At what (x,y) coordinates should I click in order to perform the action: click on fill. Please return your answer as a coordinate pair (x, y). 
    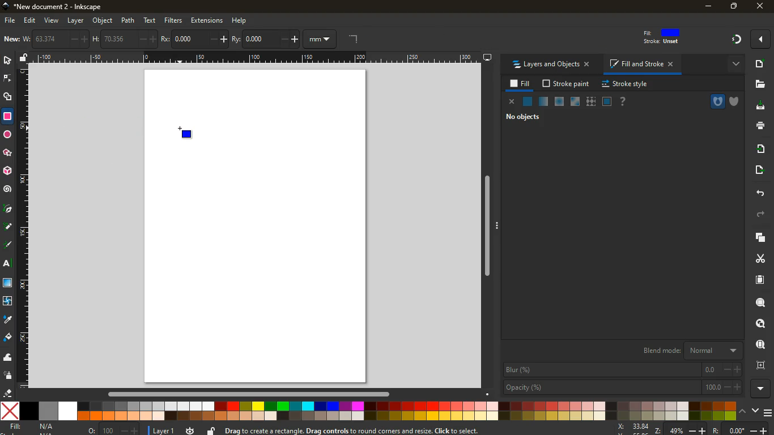
    Looking at the image, I should click on (8, 336).